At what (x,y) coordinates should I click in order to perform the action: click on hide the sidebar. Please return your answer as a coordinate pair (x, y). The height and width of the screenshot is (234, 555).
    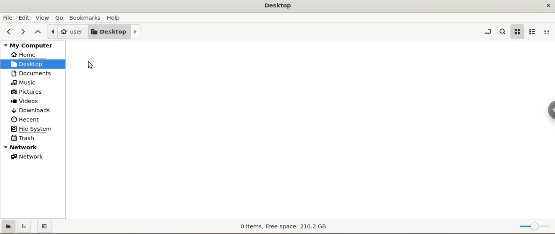
    Looking at the image, I should click on (46, 227).